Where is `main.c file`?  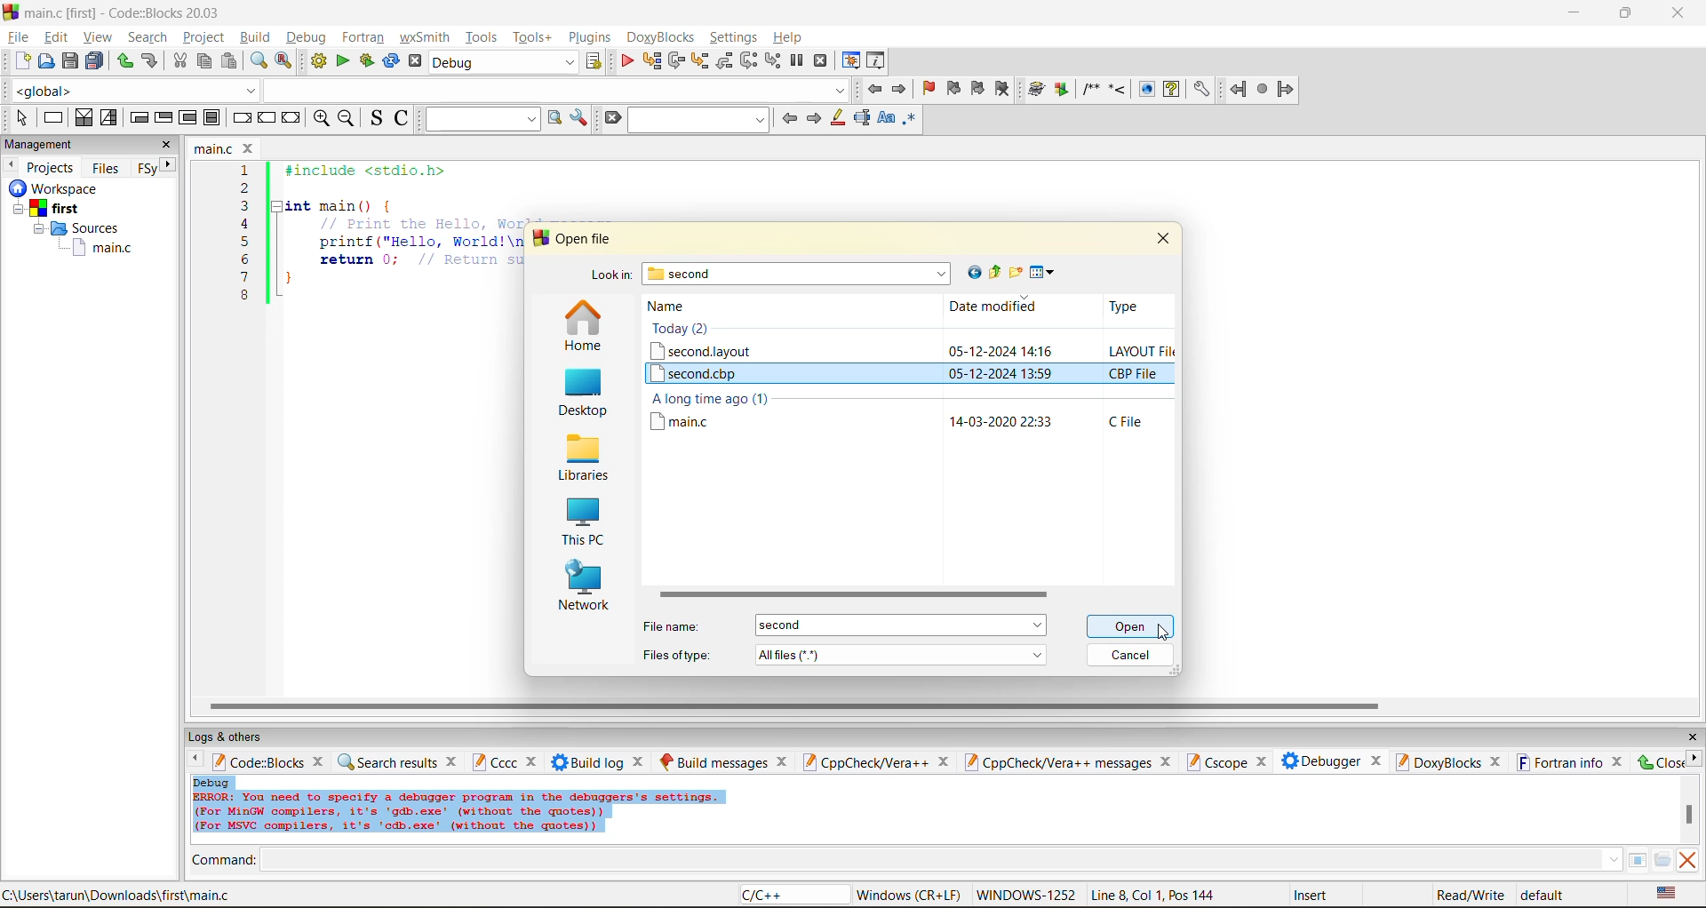 main.c file is located at coordinates (687, 421).